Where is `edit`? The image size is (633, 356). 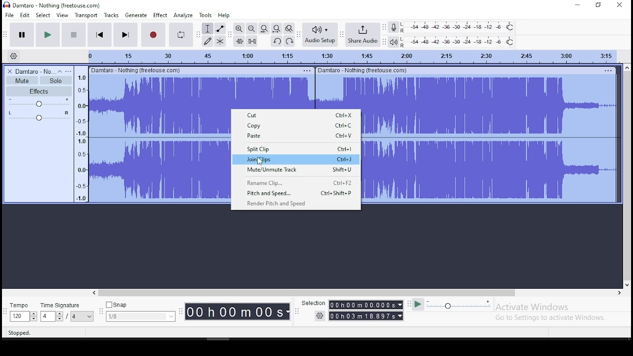 edit is located at coordinates (25, 15).